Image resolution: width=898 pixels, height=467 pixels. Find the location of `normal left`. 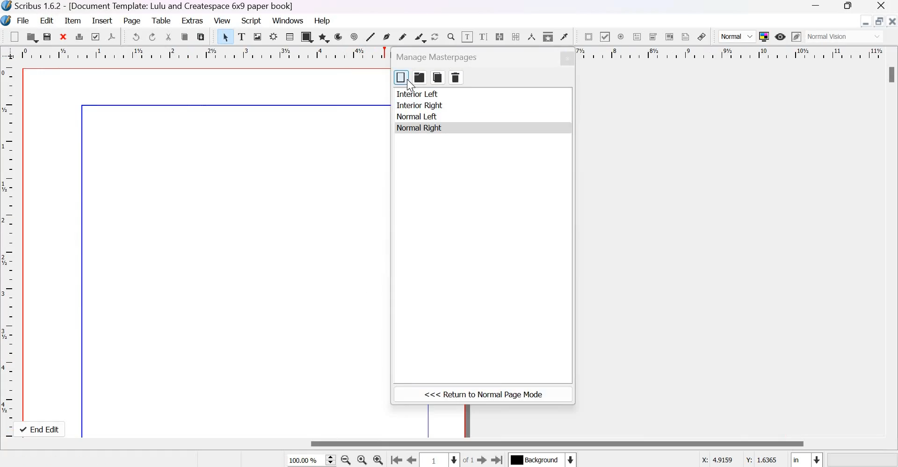

normal left is located at coordinates (417, 117).